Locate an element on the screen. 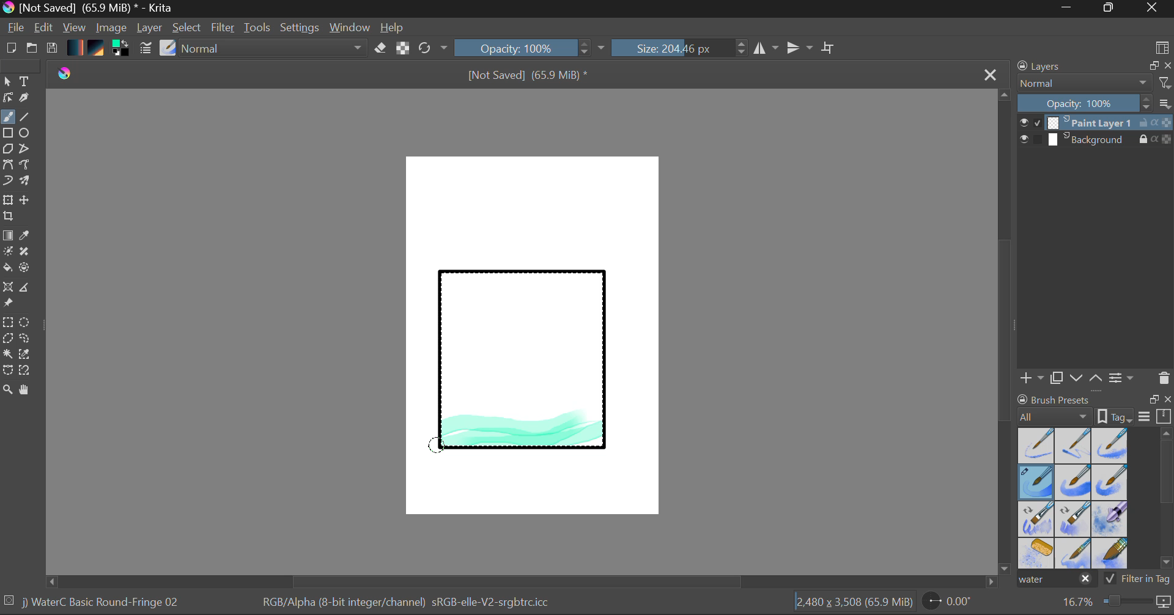 The width and height of the screenshot is (1174, 615). Bezier Curve is located at coordinates (7, 165).